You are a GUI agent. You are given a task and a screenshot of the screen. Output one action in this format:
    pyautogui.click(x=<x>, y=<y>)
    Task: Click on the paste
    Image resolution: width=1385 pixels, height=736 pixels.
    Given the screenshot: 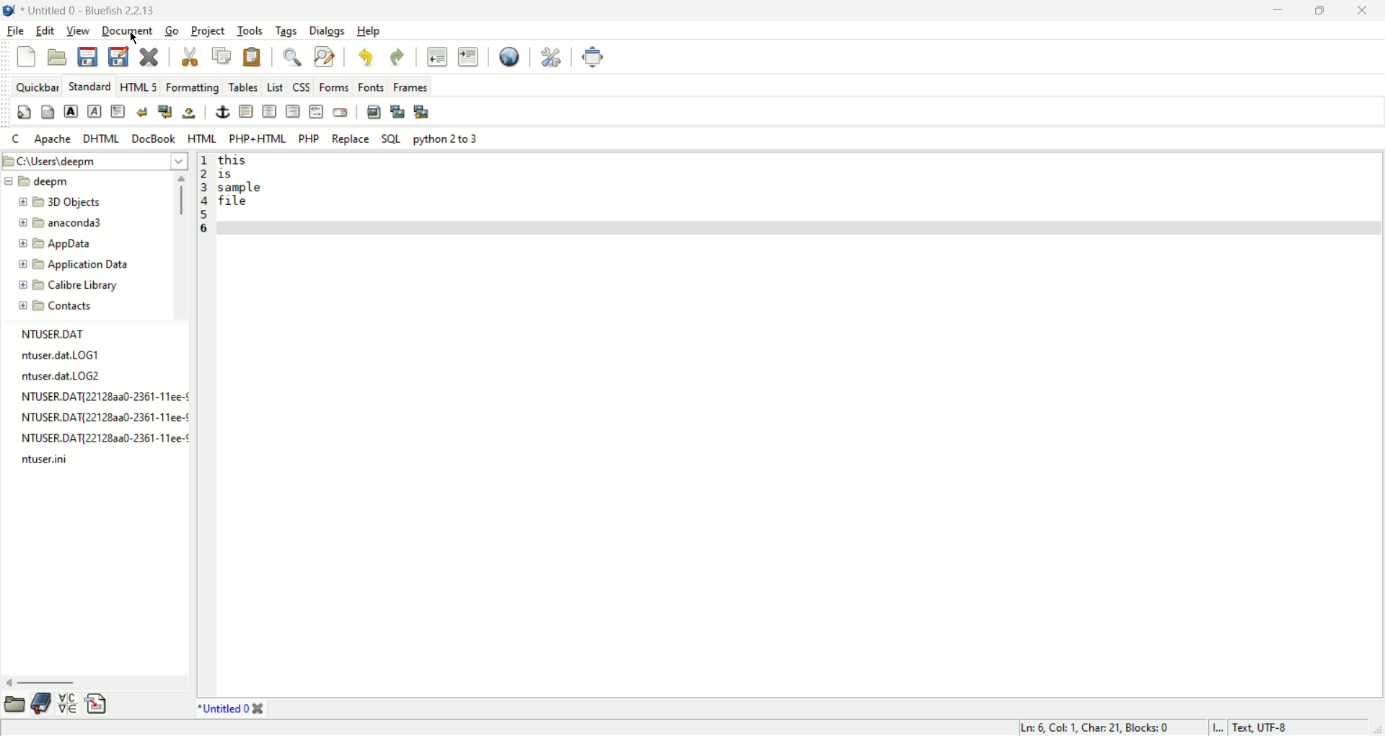 What is the action you would take?
    pyautogui.click(x=255, y=56)
    